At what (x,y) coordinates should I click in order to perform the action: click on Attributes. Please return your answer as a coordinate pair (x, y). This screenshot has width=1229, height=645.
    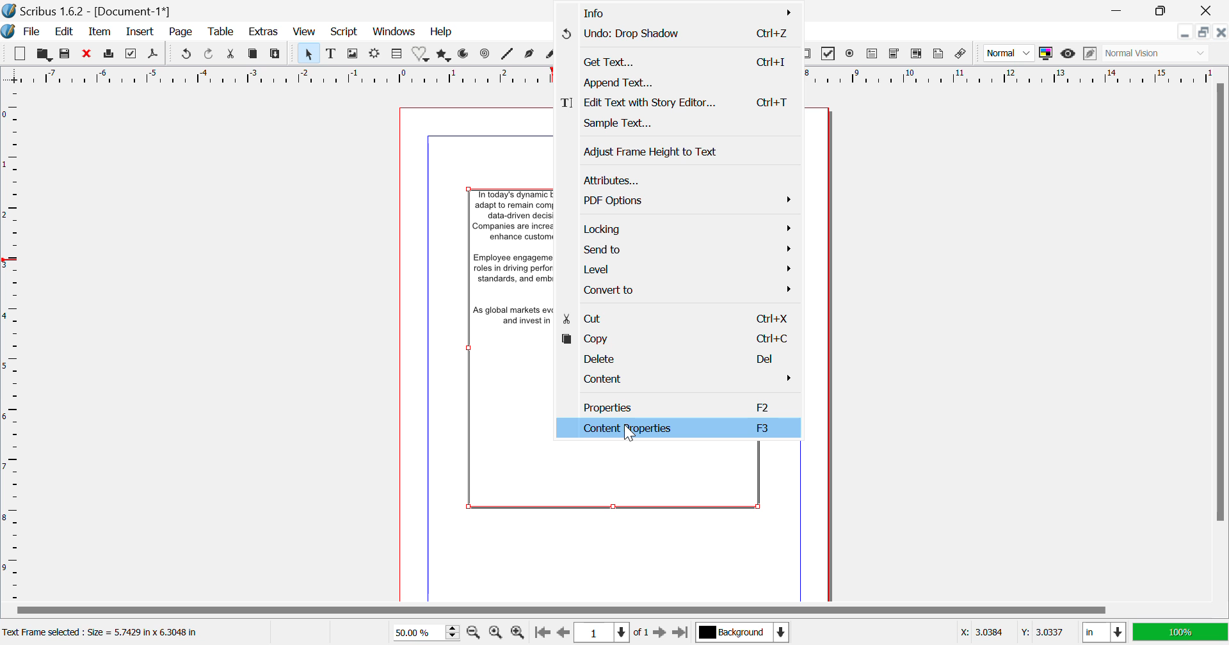
    Looking at the image, I should click on (680, 179).